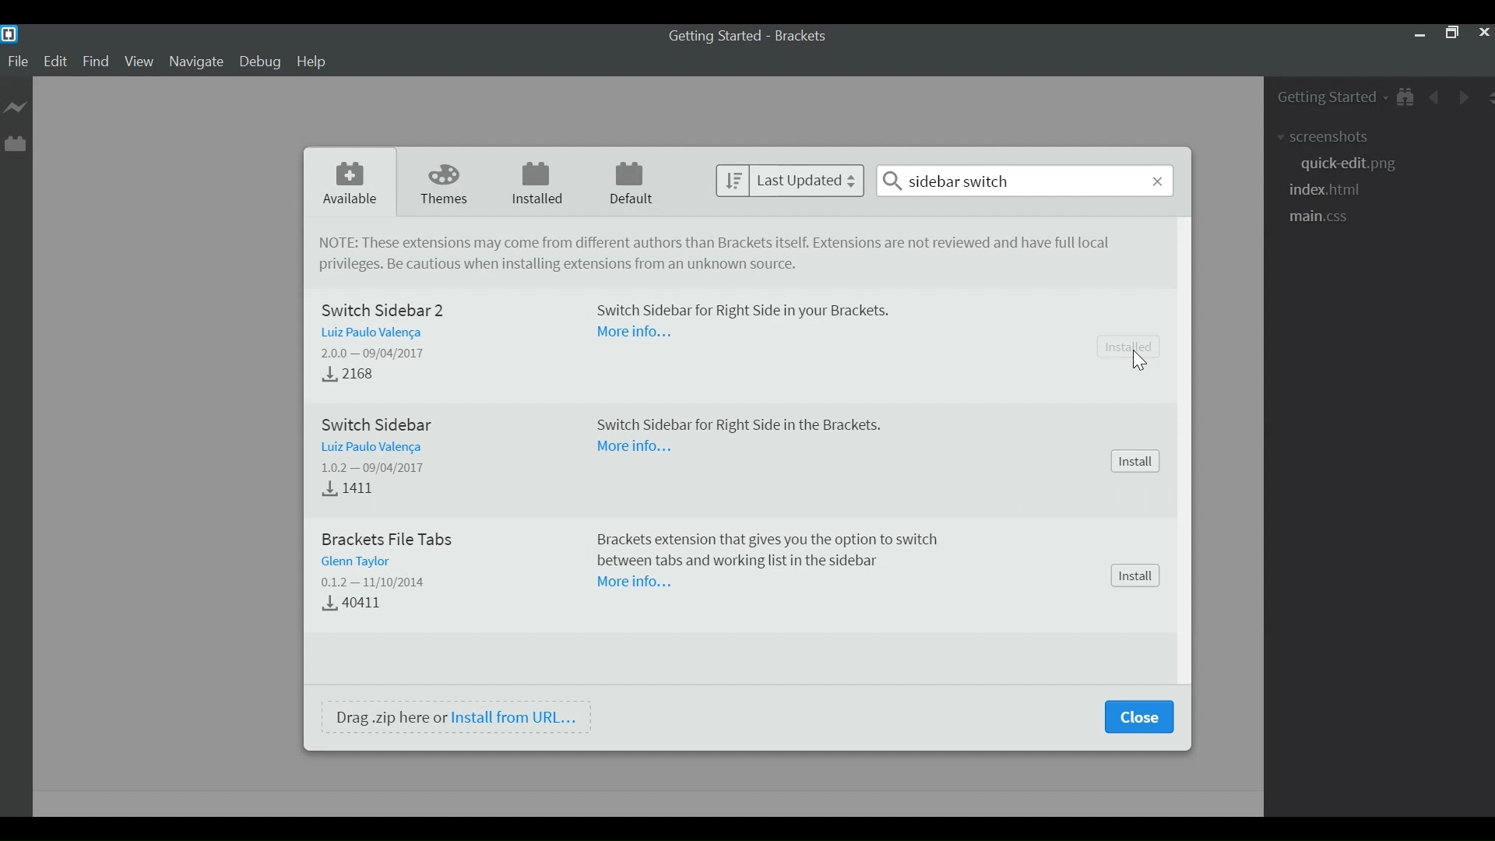 The width and height of the screenshot is (1495, 841). Describe the element at coordinates (352, 489) in the screenshot. I see `Downloads` at that location.